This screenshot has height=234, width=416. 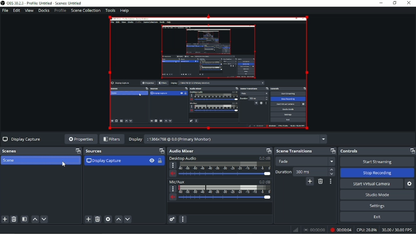 What do you see at coordinates (306, 171) in the screenshot?
I see `Duration 300 ms` at bounding box center [306, 171].